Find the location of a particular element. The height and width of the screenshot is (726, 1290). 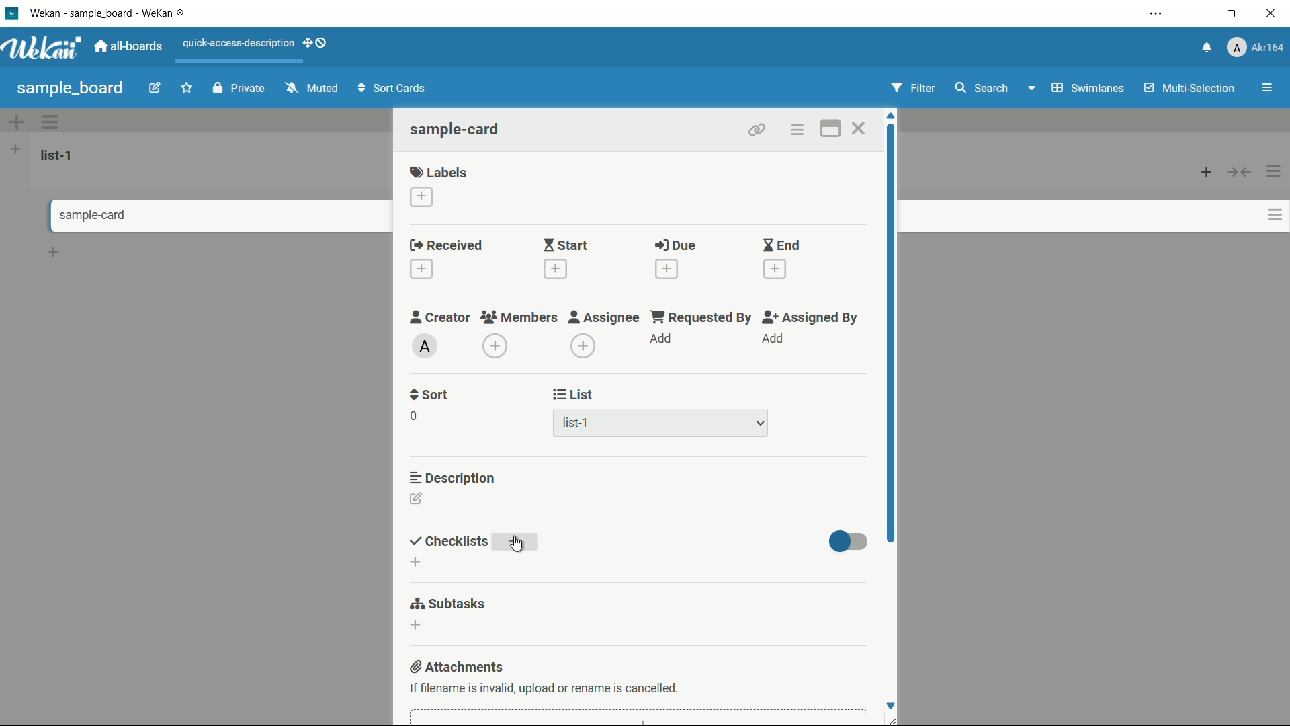

private is located at coordinates (239, 89).